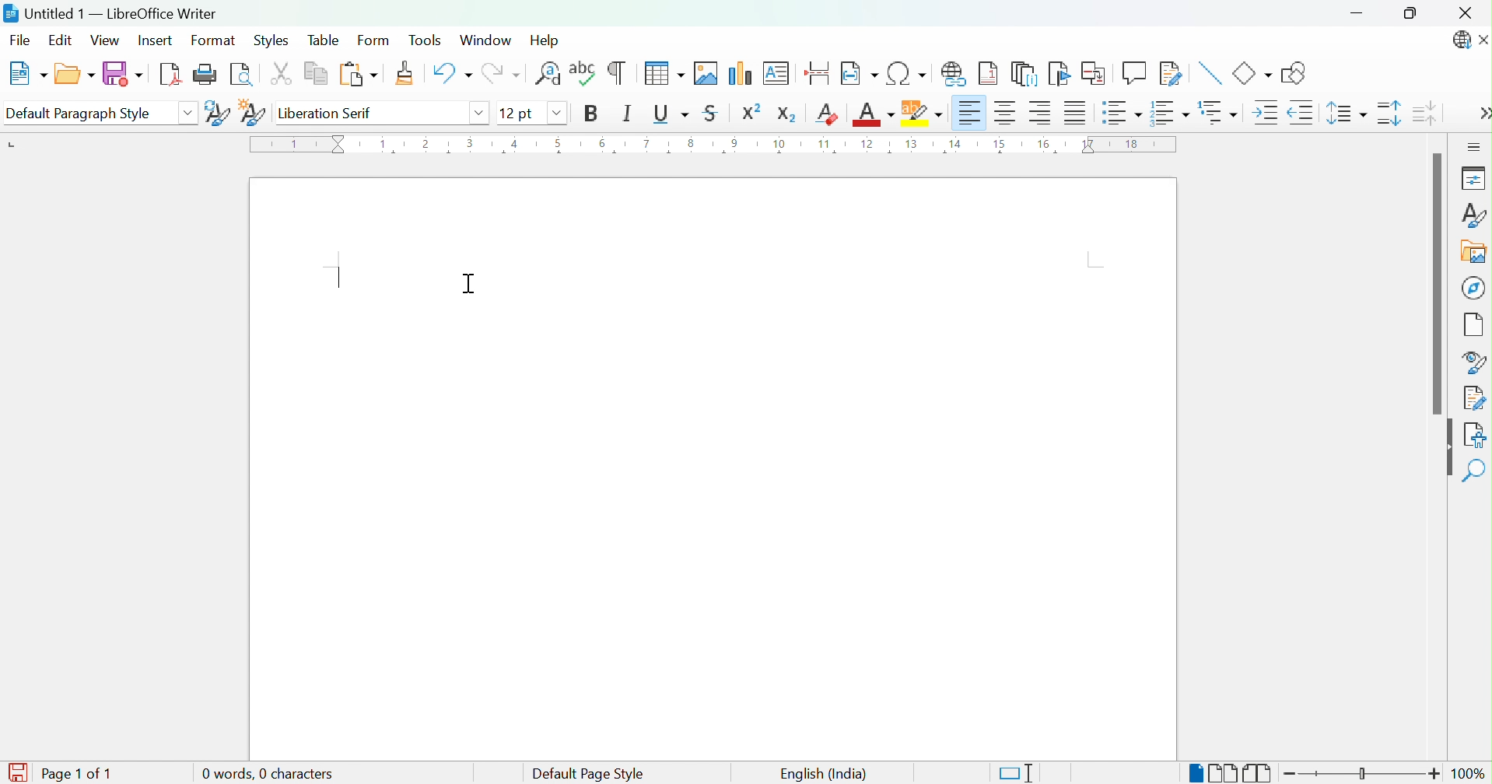 This screenshot has width=1492, height=784. Describe the element at coordinates (1301, 114) in the screenshot. I see `Decrease Indent` at that location.